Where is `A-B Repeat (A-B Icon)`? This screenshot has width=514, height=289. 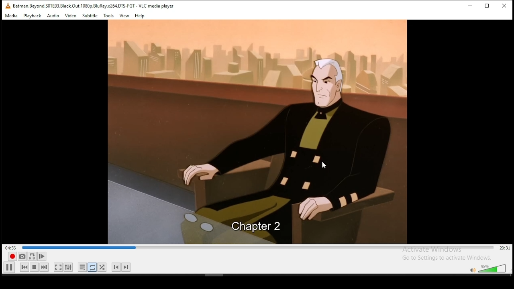 A-B Repeat (A-B Icon) is located at coordinates (33, 256).